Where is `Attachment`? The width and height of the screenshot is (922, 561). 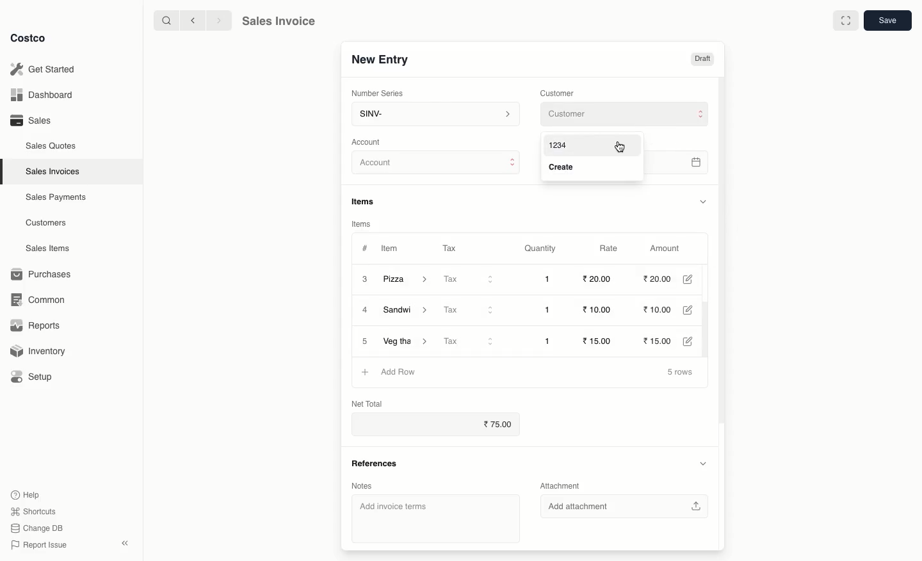 Attachment is located at coordinates (561, 487).